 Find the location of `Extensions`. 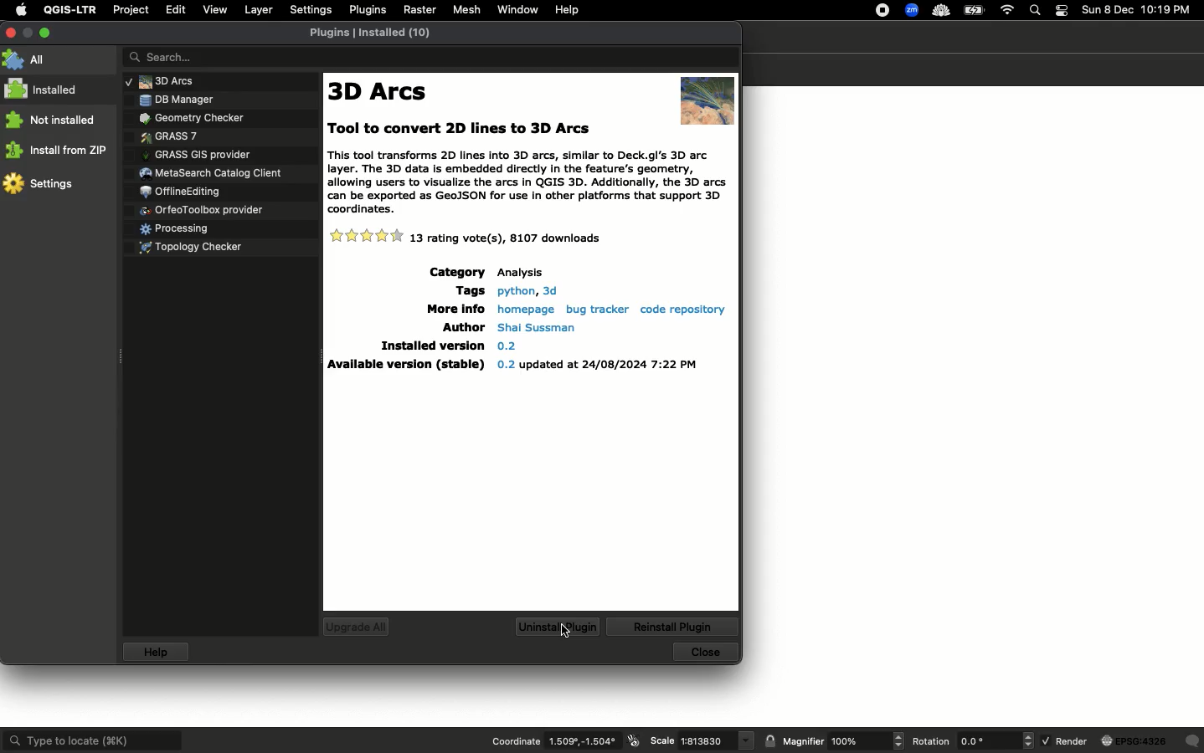

Extensions is located at coordinates (928, 10).